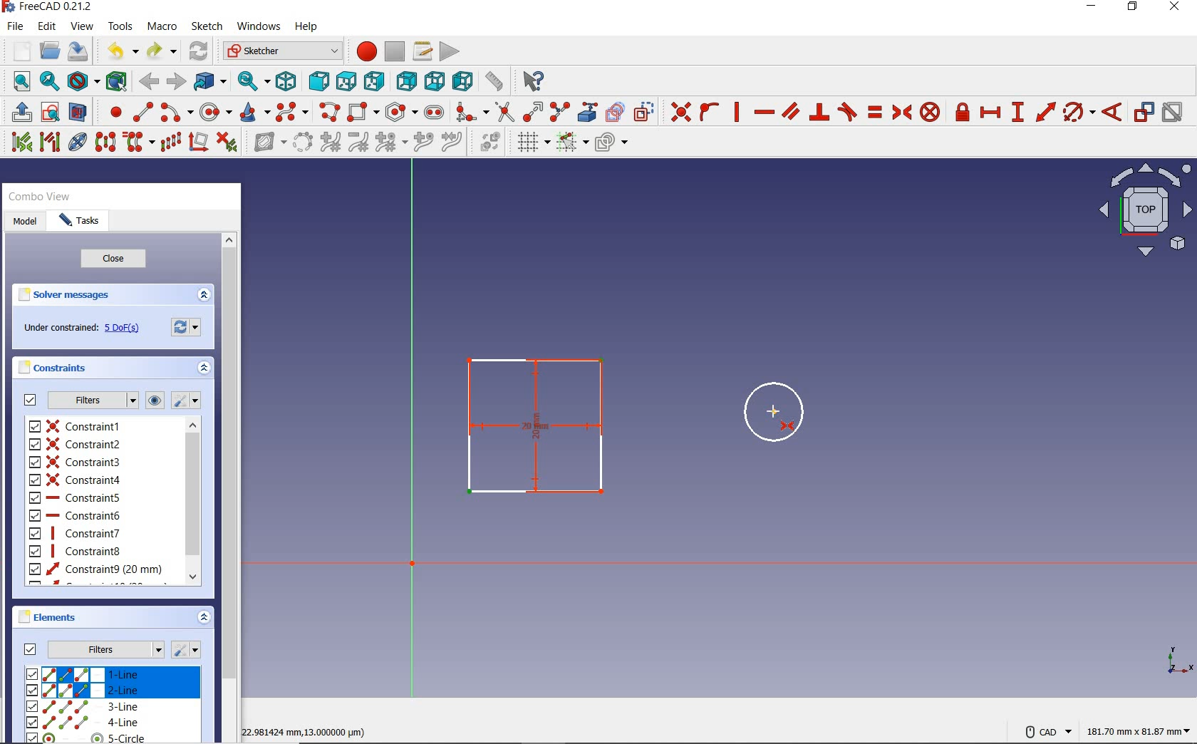 The width and height of the screenshot is (1197, 744). What do you see at coordinates (903, 113) in the screenshot?
I see `constrain symmetrical` at bounding box center [903, 113].